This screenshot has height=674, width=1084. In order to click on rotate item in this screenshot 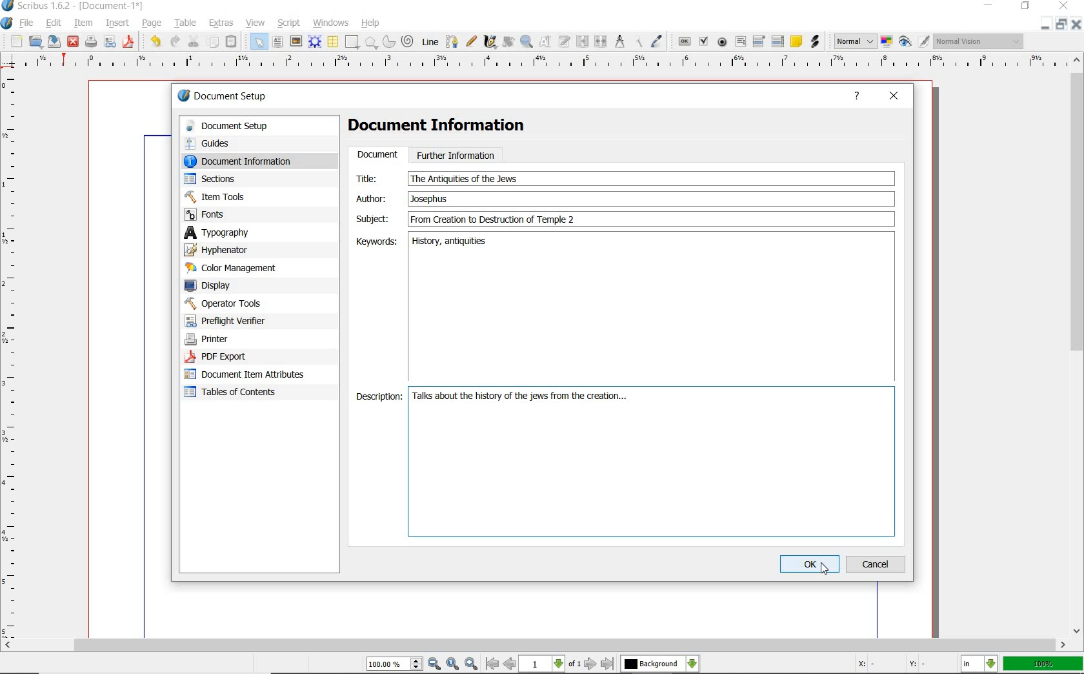, I will do `click(508, 43)`.